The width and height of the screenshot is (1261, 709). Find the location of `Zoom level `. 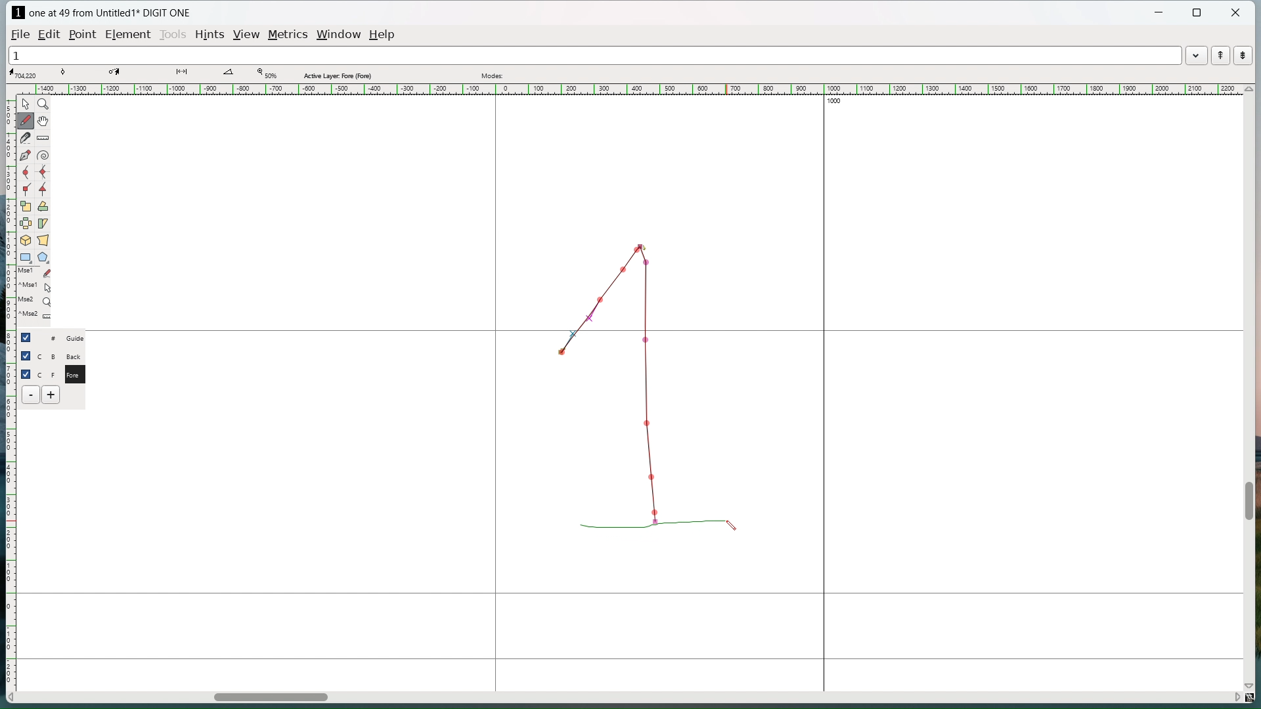

Zoom level  is located at coordinates (266, 74).